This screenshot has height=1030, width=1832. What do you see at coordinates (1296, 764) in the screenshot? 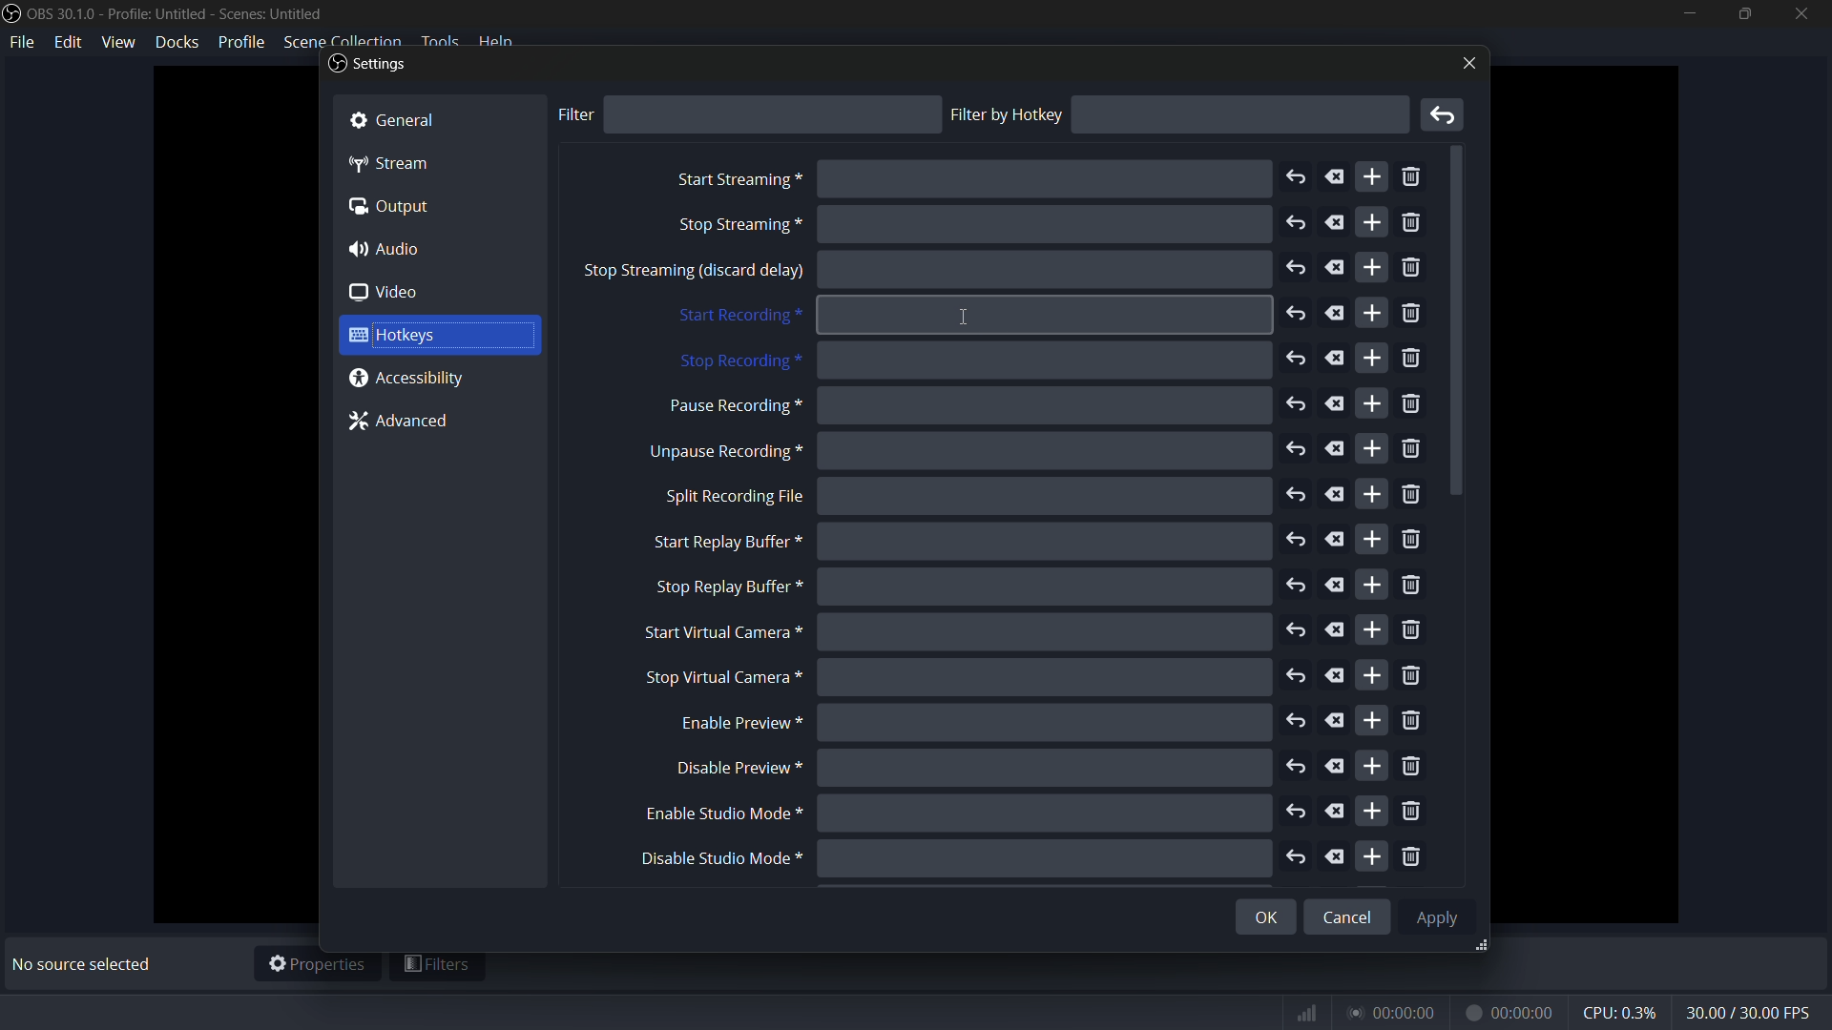
I see `undo` at bounding box center [1296, 764].